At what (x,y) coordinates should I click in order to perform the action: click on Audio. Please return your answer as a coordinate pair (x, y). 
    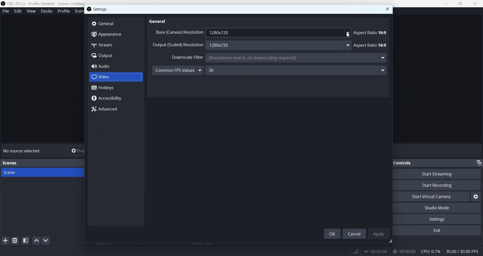
    Looking at the image, I should click on (116, 66).